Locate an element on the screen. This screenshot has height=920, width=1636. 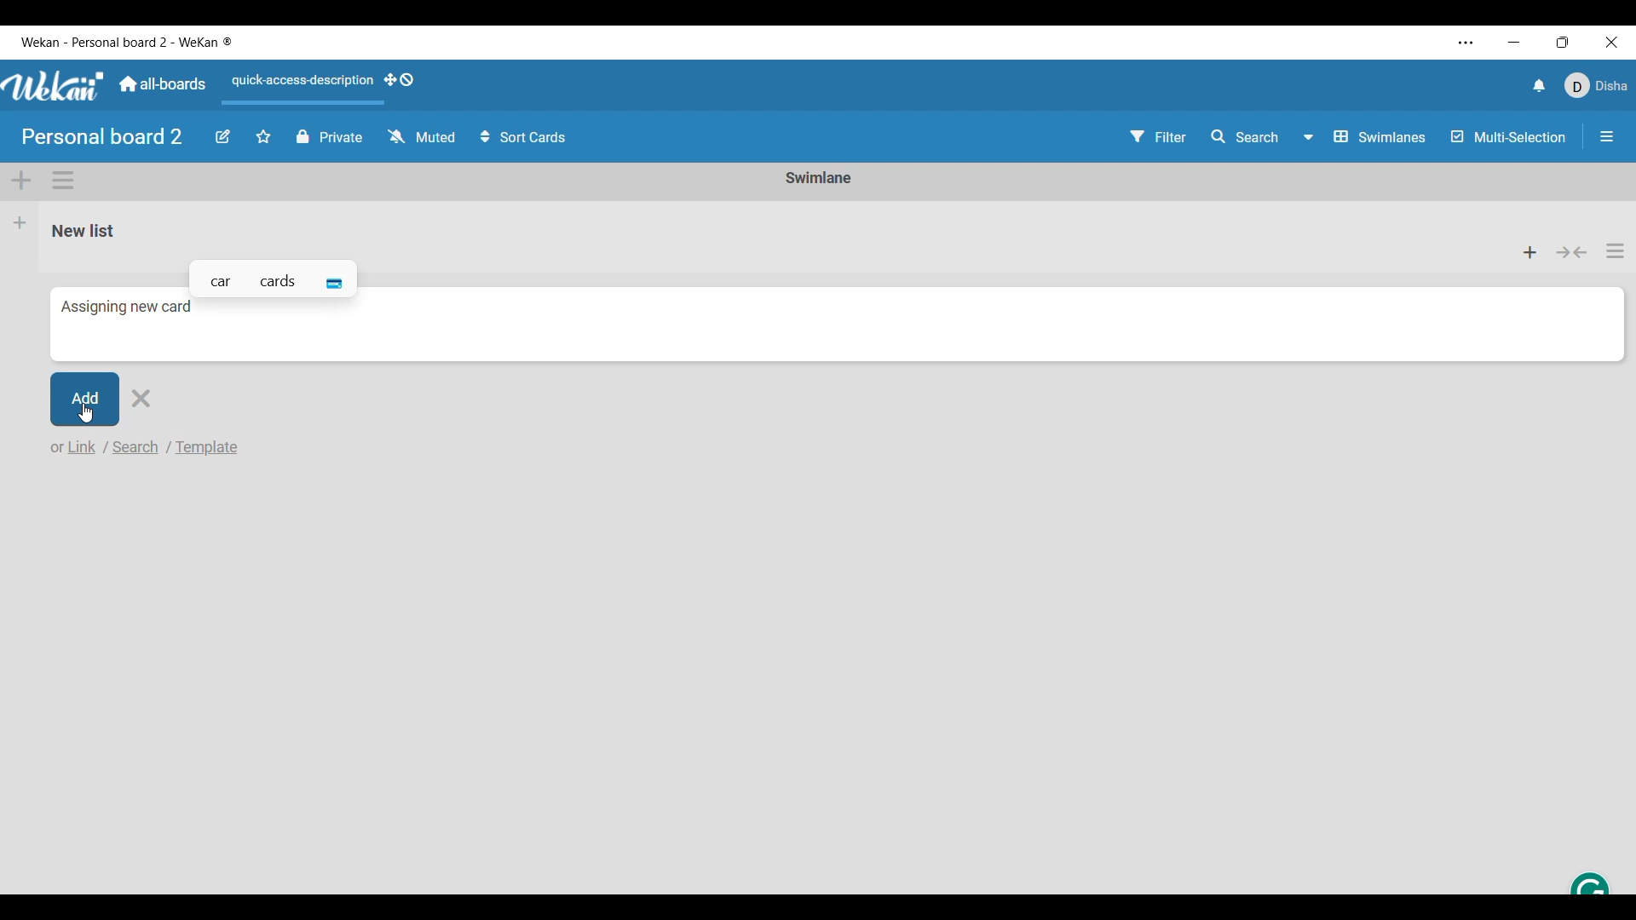
Toggle for Multi-selection is located at coordinates (1509, 136).